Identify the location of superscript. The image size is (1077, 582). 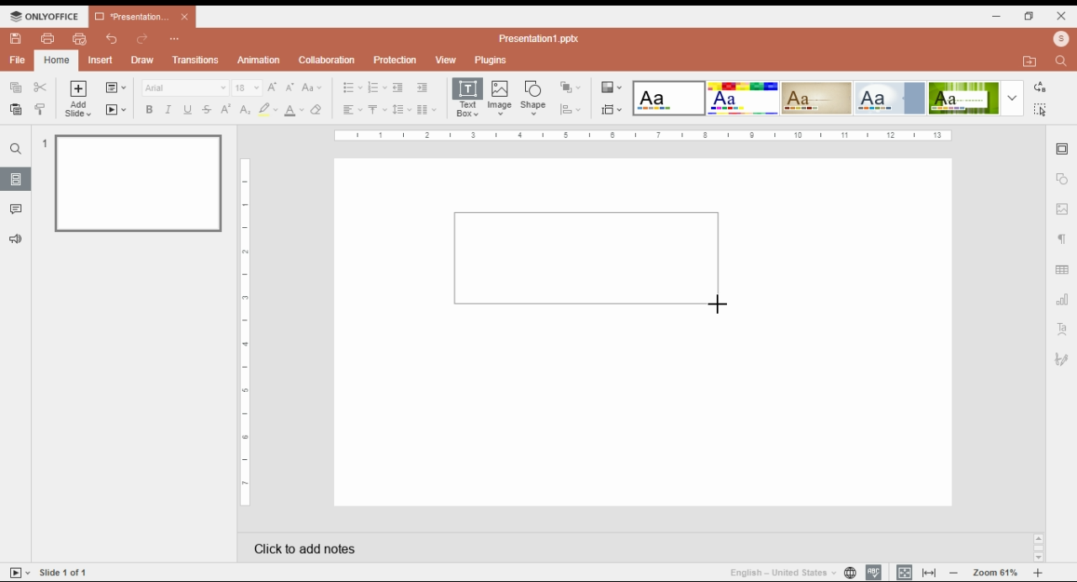
(225, 109).